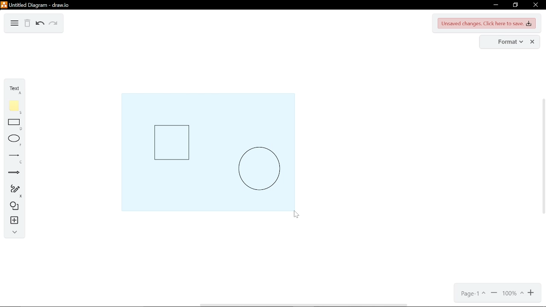 The height and width of the screenshot is (307, 546). What do you see at coordinates (515, 6) in the screenshot?
I see `restore down` at bounding box center [515, 6].